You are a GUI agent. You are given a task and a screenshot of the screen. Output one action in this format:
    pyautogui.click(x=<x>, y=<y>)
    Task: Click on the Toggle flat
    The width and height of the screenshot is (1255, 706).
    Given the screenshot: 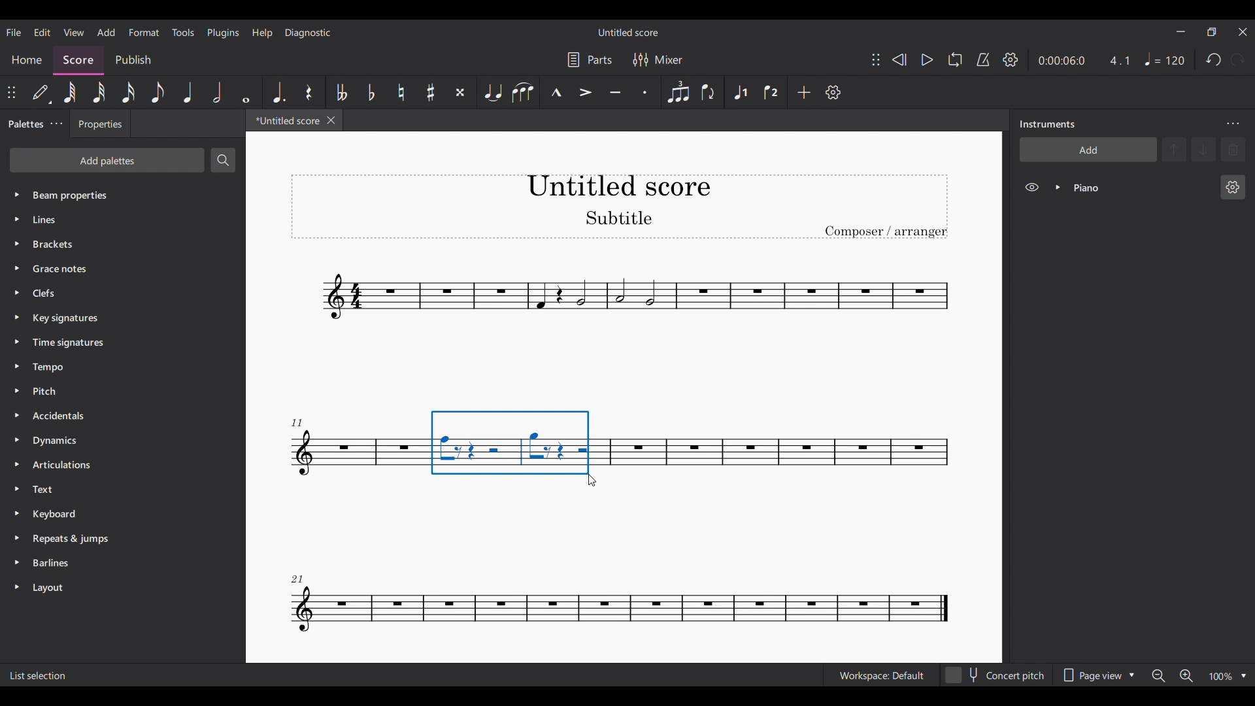 What is the action you would take?
    pyautogui.click(x=372, y=92)
    